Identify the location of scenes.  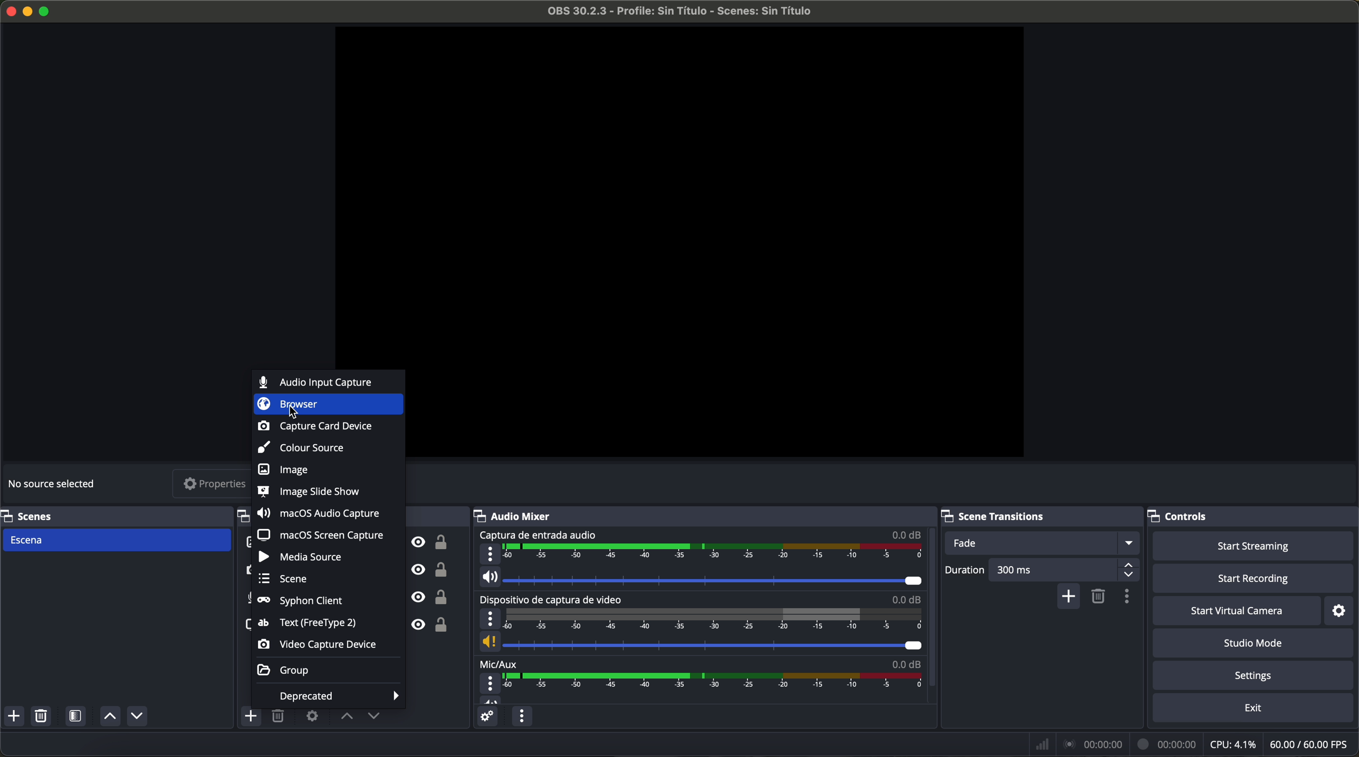
(37, 516).